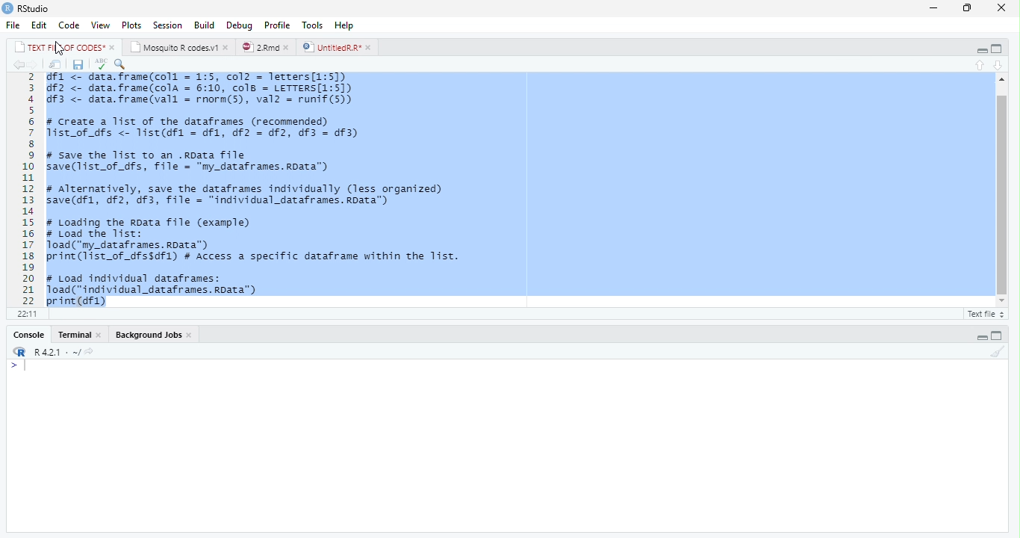  What do you see at coordinates (55, 65) in the screenshot?
I see `Open in new window` at bounding box center [55, 65].